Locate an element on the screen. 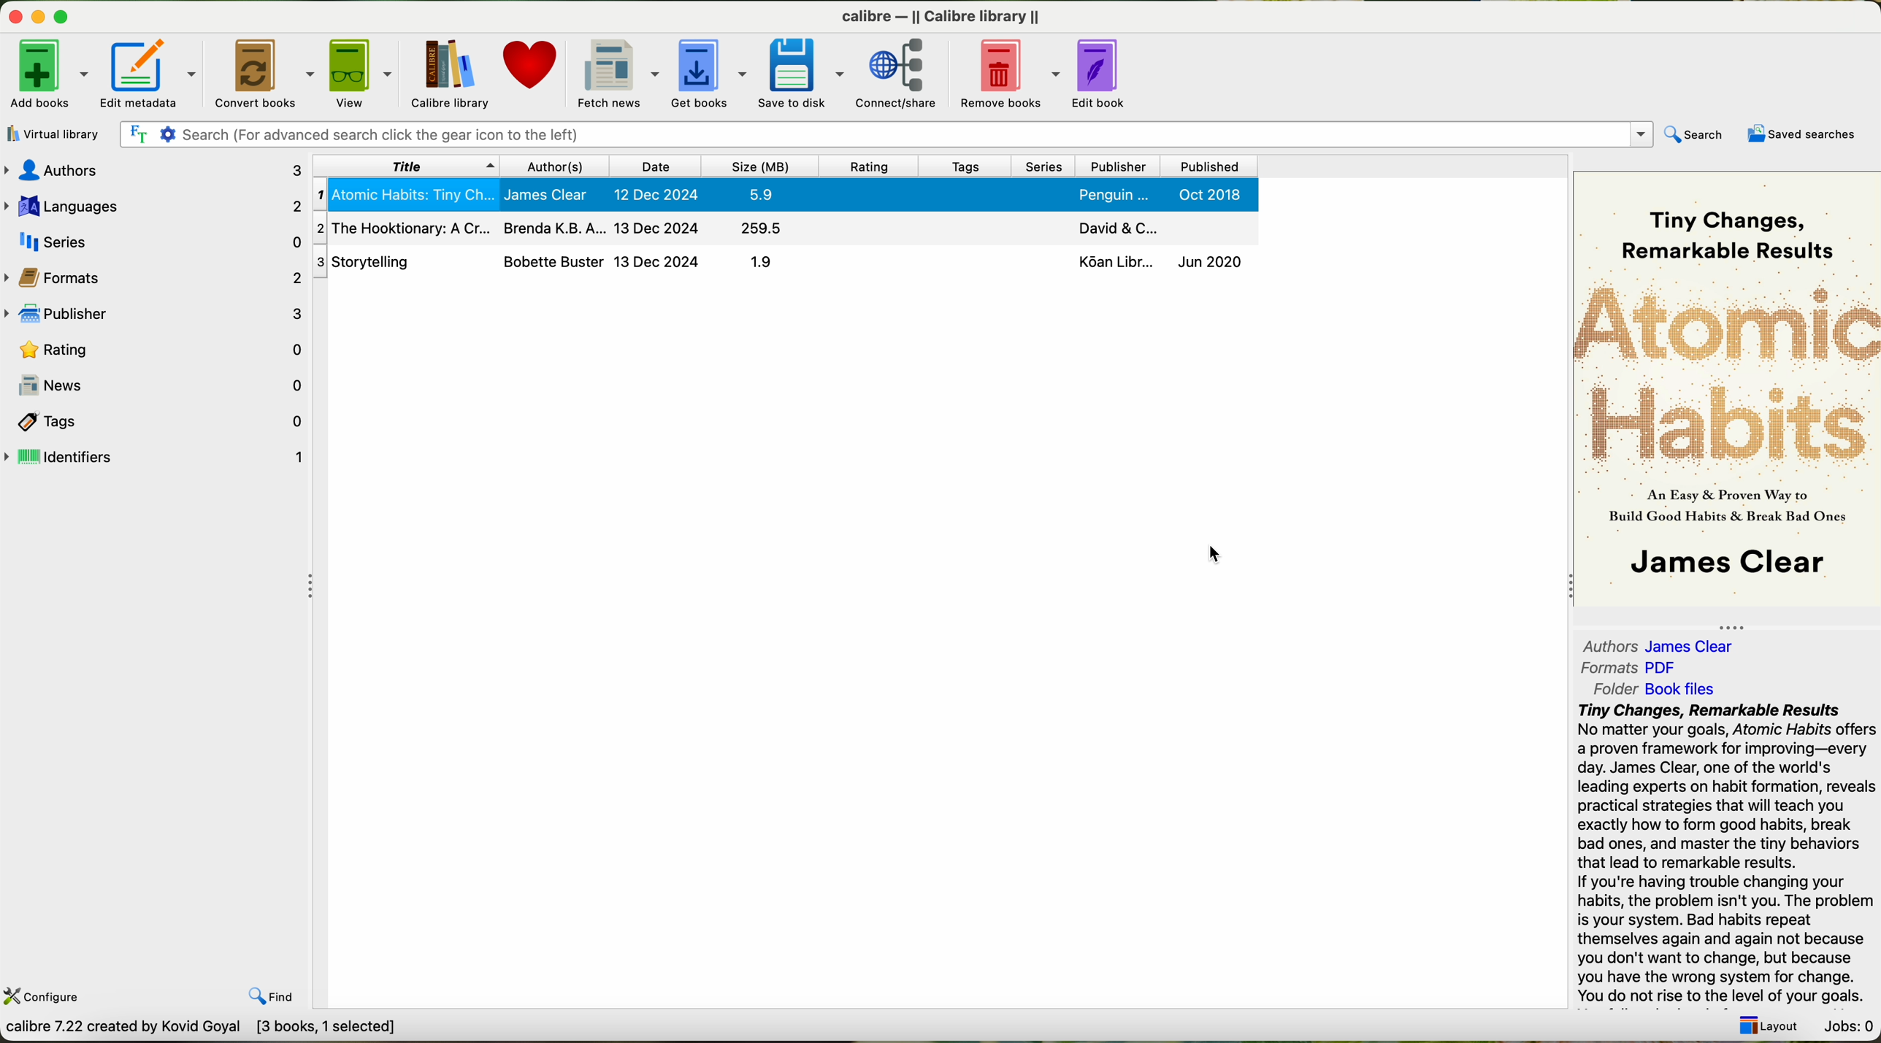  David & C... is located at coordinates (1152, 229).